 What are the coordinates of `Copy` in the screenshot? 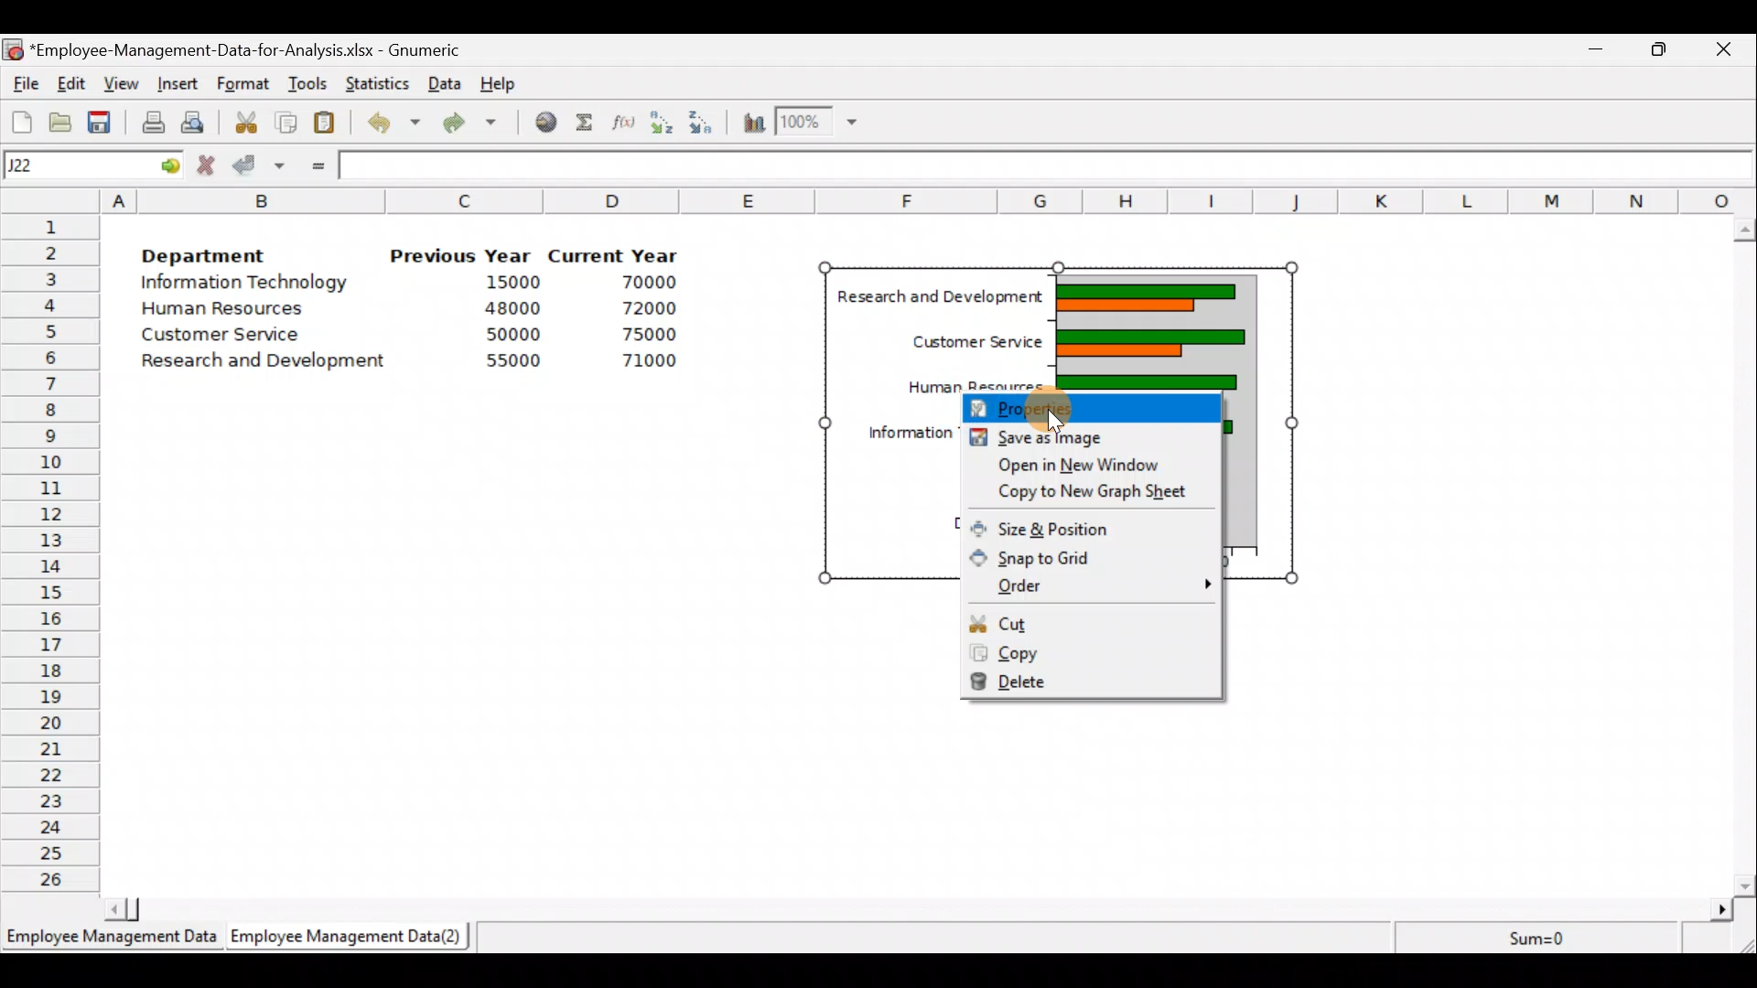 It's located at (1034, 651).